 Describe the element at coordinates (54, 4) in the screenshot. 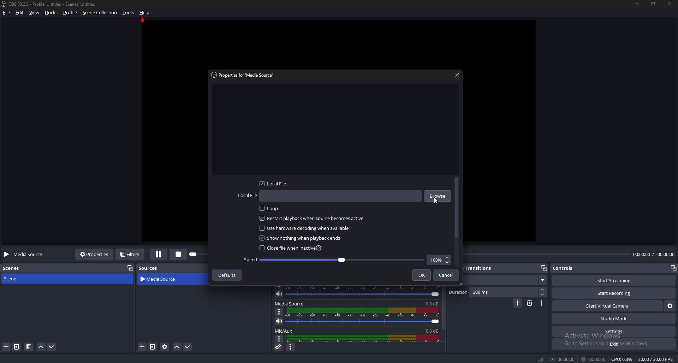

I see `‘OBS 30.2.3 - Profile: Untitled - Scenes: Untitled` at that location.